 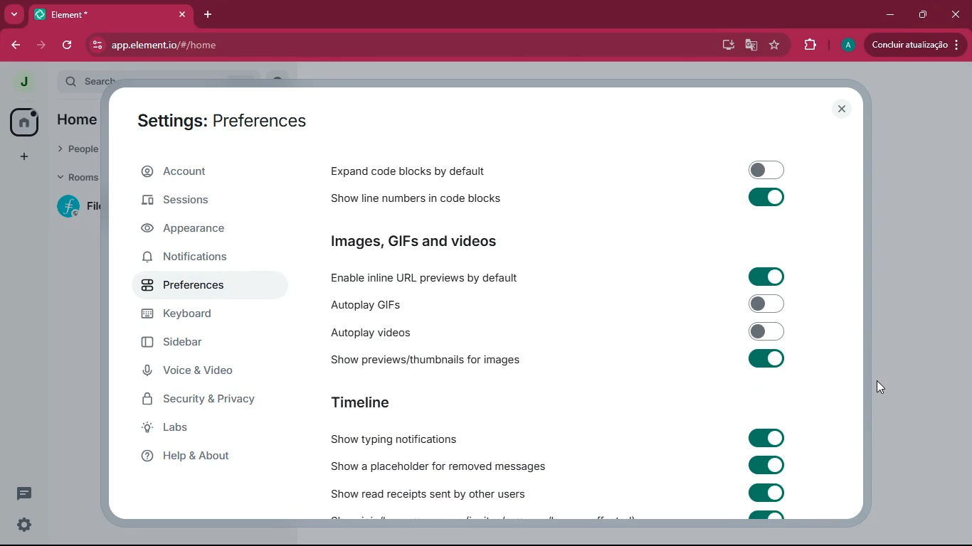 What do you see at coordinates (202, 456) in the screenshot?
I see `help & about` at bounding box center [202, 456].